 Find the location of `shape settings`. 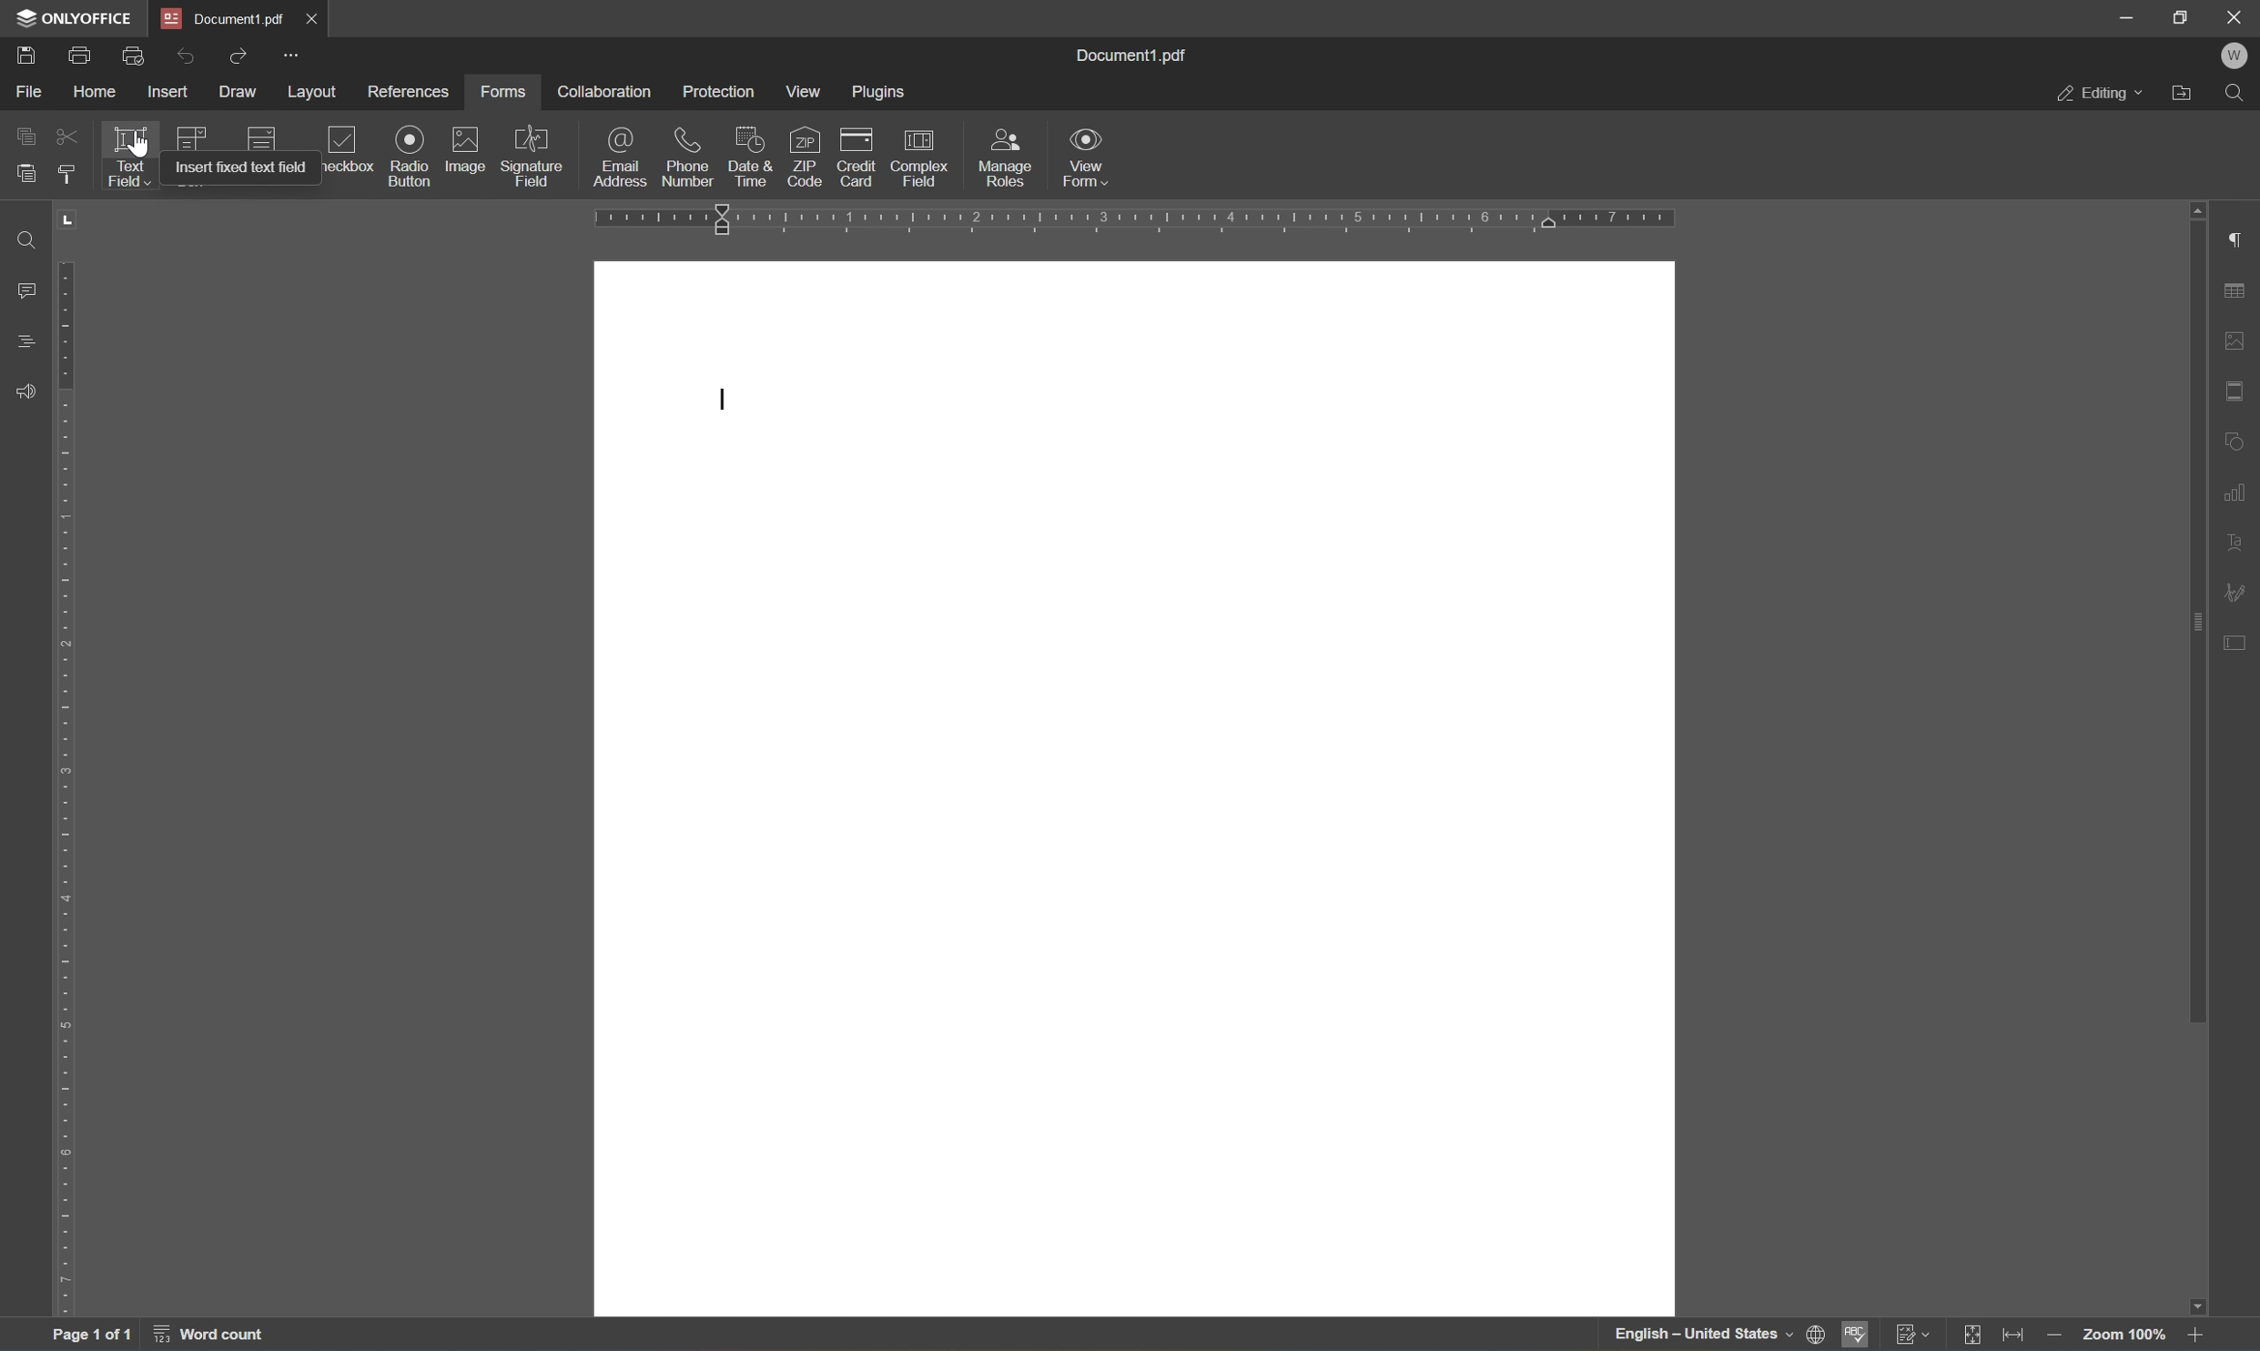

shape settings is located at coordinates (2236, 443).